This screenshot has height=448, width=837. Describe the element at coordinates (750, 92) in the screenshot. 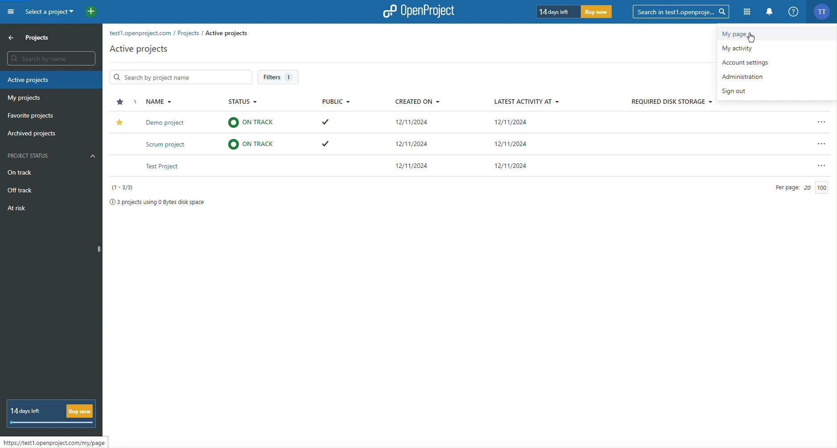

I see `Sign out ` at that location.